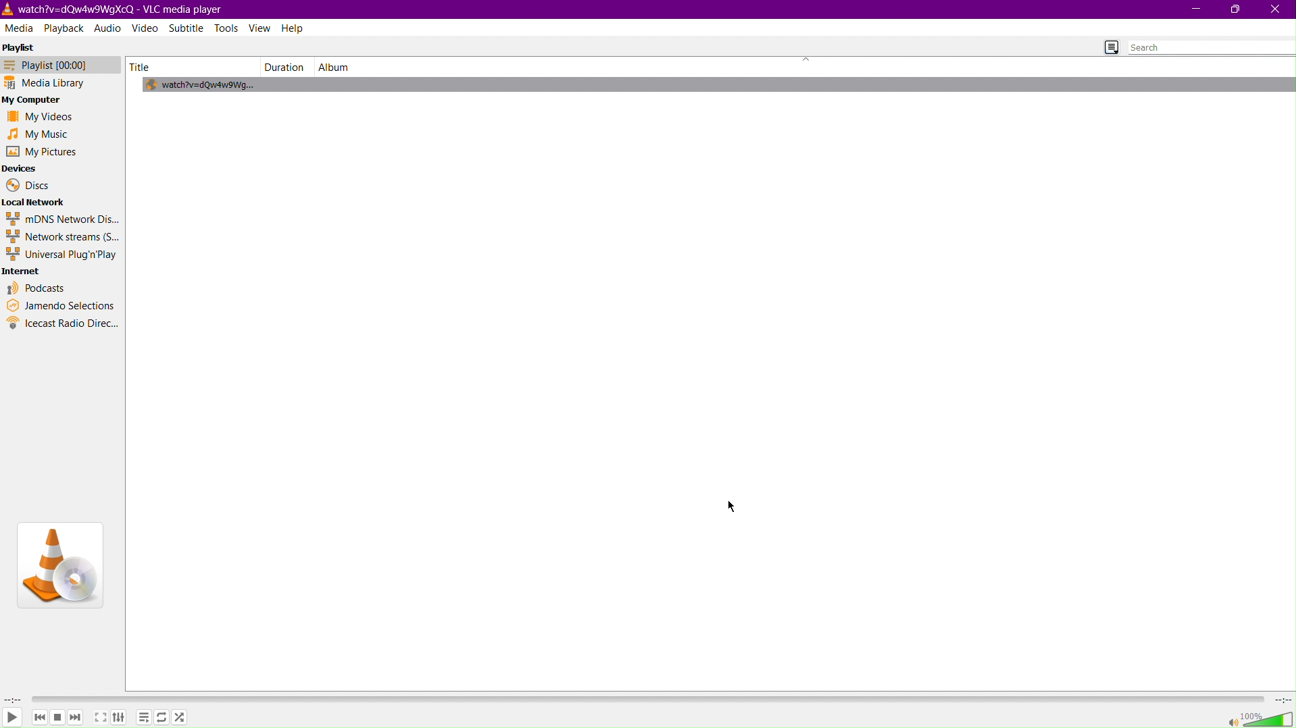  I want to click on Fullscreen, so click(101, 717).